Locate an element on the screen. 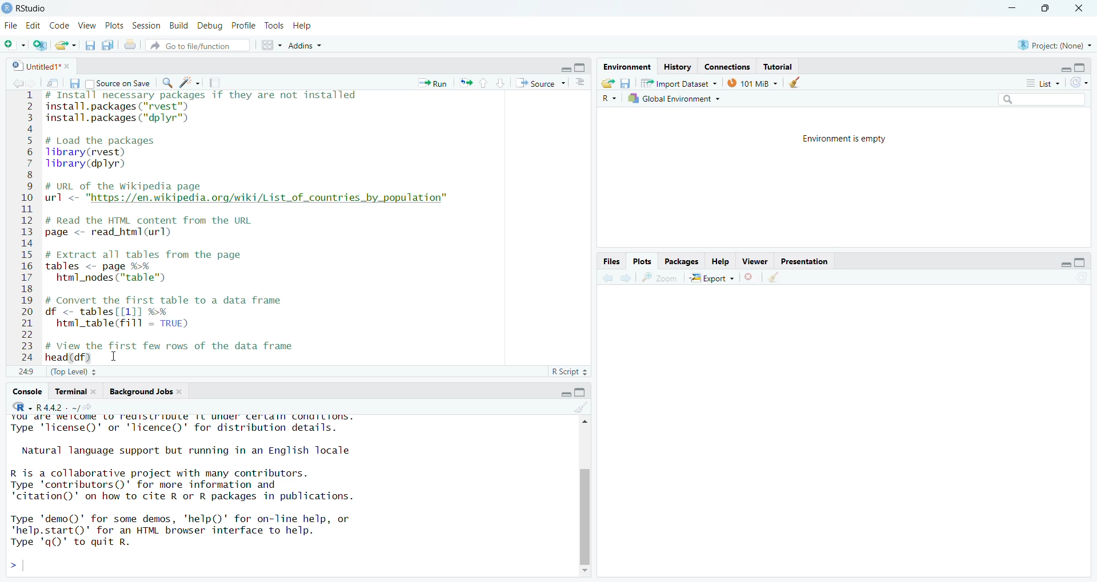  Help is located at coordinates (721, 261).